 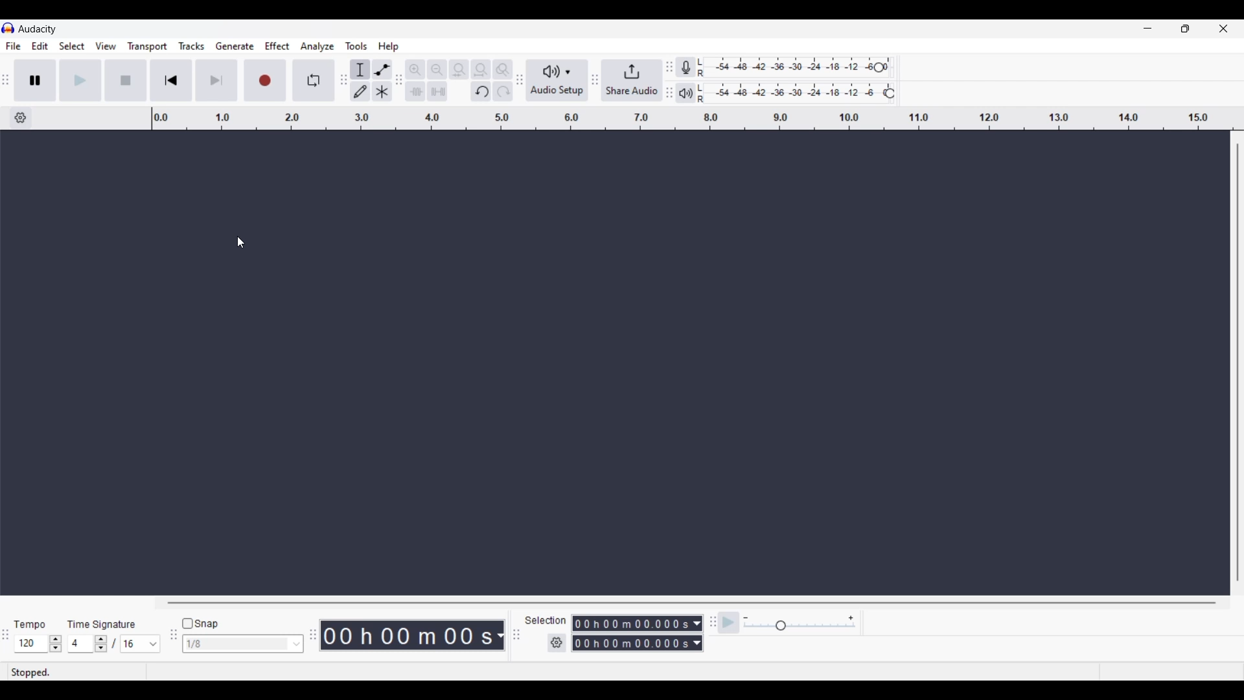 I want to click on Increase/Decrease tempo, so click(x=56, y=644).